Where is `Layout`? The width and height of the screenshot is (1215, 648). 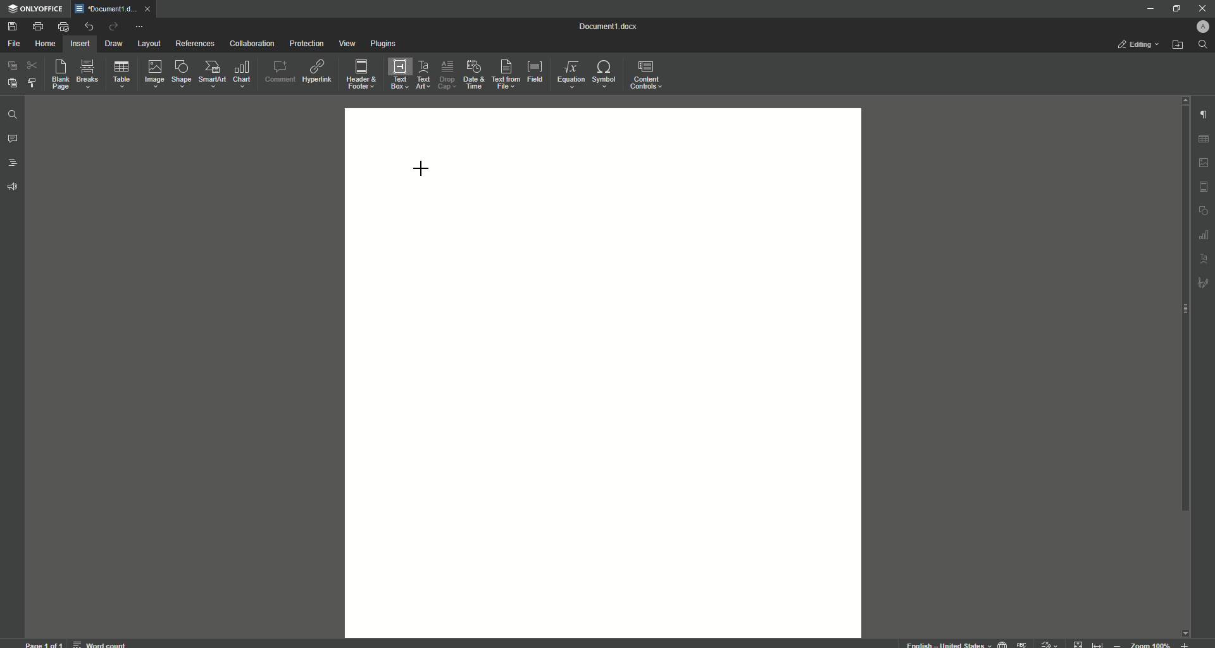 Layout is located at coordinates (149, 44).